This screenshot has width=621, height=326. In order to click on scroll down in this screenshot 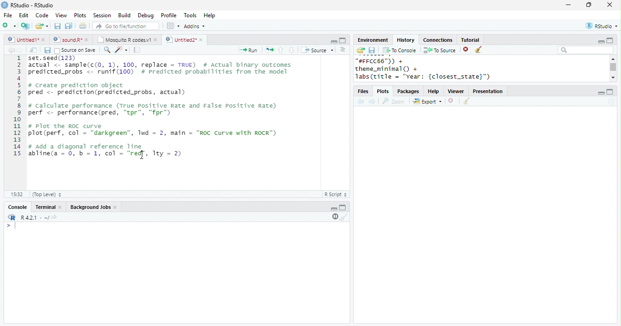, I will do `click(613, 77)`.